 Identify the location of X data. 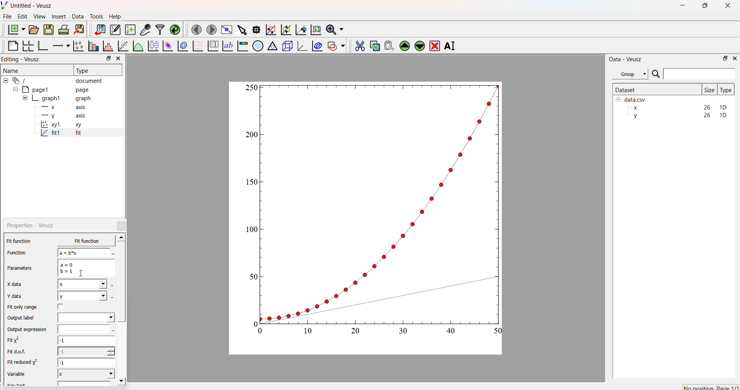
(15, 285).